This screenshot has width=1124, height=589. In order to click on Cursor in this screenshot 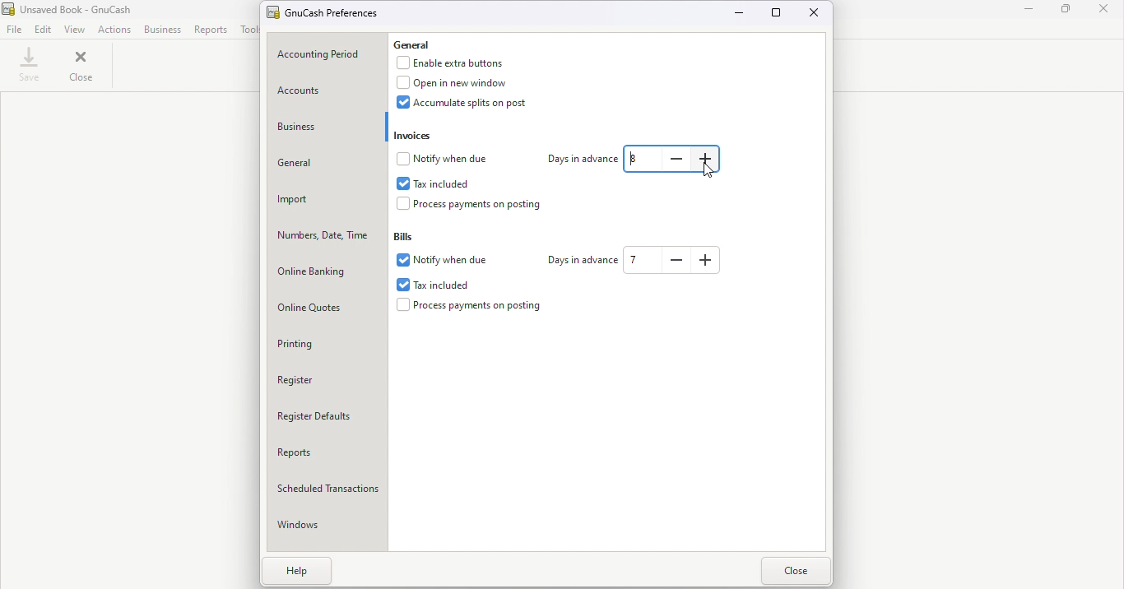, I will do `click(707, 173)`.